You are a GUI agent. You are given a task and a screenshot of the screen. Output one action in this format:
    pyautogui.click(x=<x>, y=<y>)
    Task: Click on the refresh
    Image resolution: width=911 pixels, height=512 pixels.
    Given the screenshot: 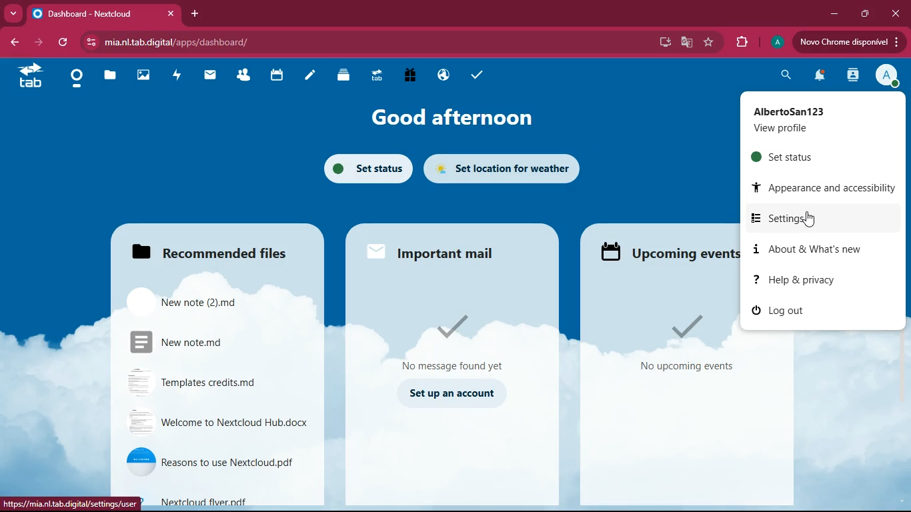 What is the action you would take?
    pyautogui.click(x=59, y=42)
    